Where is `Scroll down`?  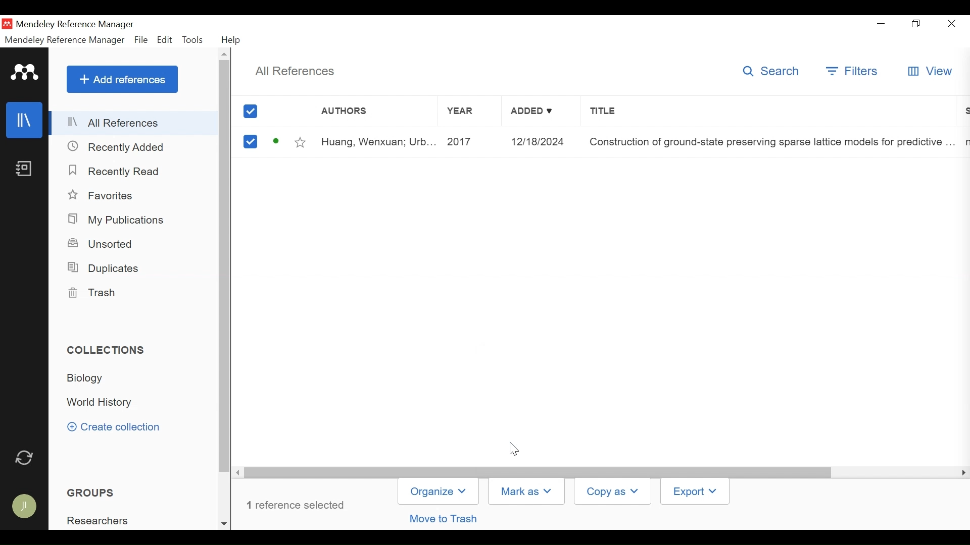 Scroll down is located at coordinates (224, 524).